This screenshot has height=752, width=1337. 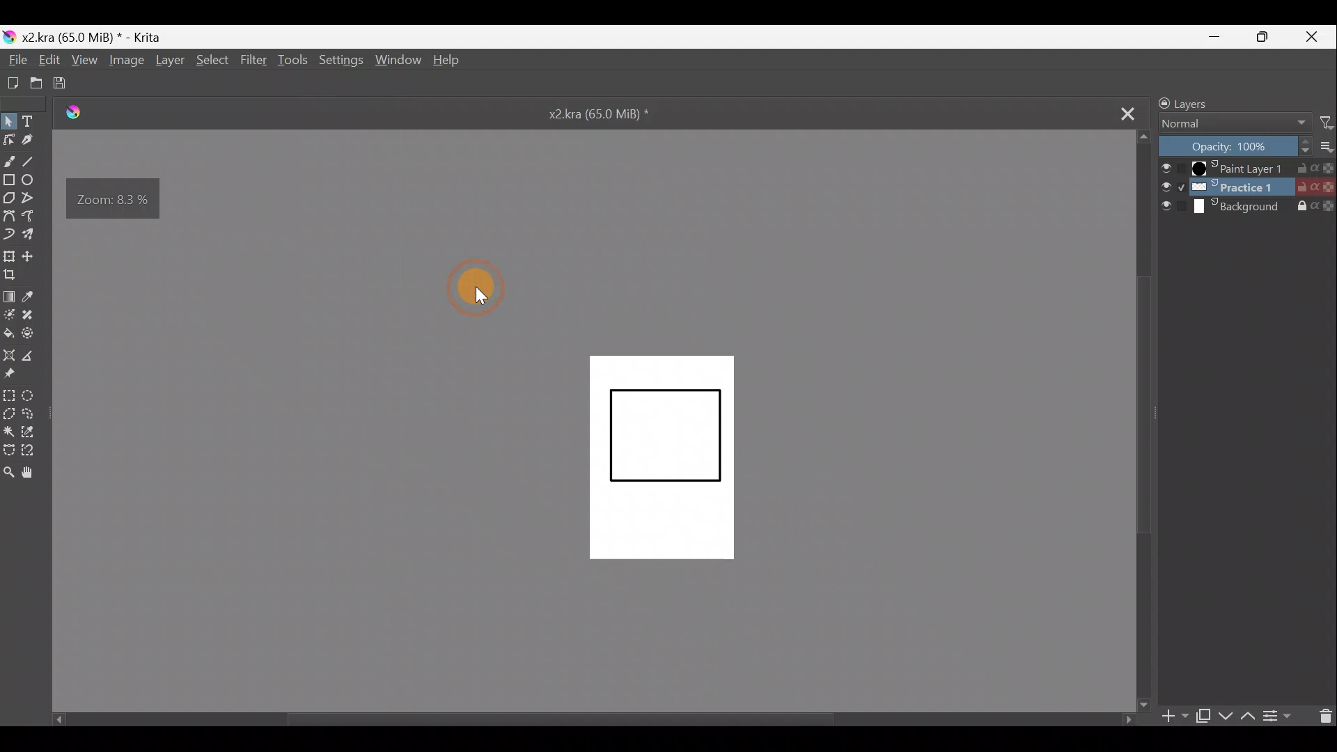 What do you see at coordinates (12, 315) in the screenshot?
I see `Colourise mask tool` at bounding box center [12, 315].